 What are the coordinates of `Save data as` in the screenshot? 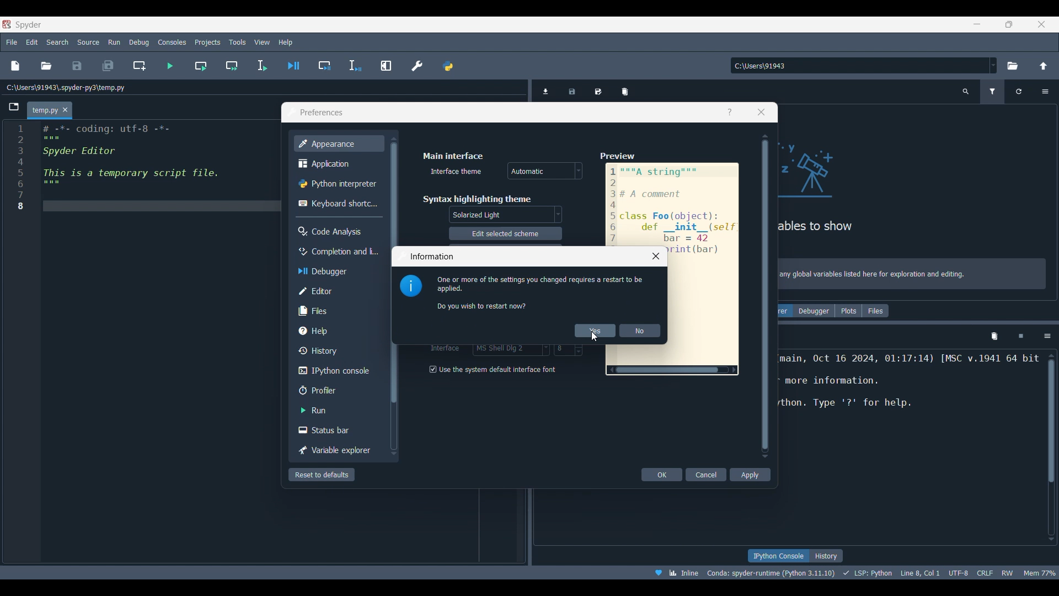 It's located at (598, 88).